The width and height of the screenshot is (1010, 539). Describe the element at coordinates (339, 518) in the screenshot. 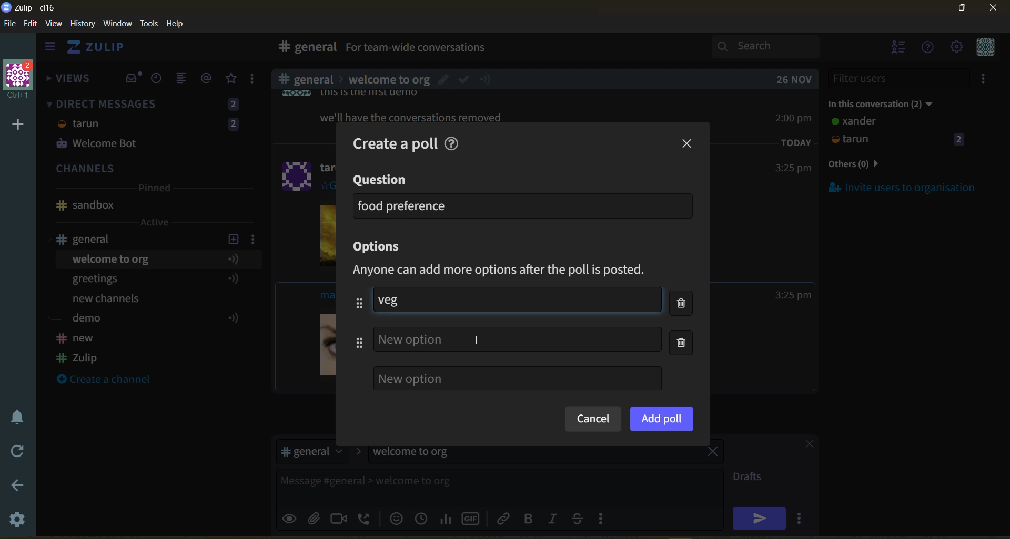

I see `add video call` at that location.